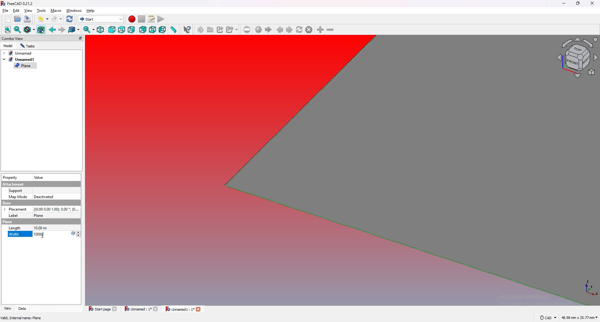 This screenshot has height=322, width=600. What do you see at coordinates (16, 10) in the screenshot?
I see `edit` at bounding box center [16, 10].